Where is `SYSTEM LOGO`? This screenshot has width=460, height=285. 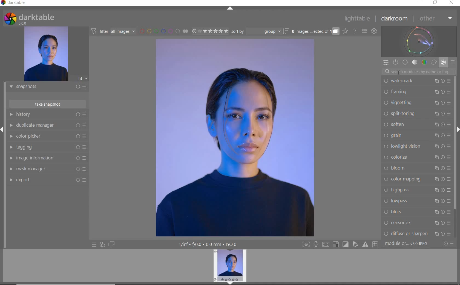 SYSTEM LOGO is located at coordinates (29, 19).